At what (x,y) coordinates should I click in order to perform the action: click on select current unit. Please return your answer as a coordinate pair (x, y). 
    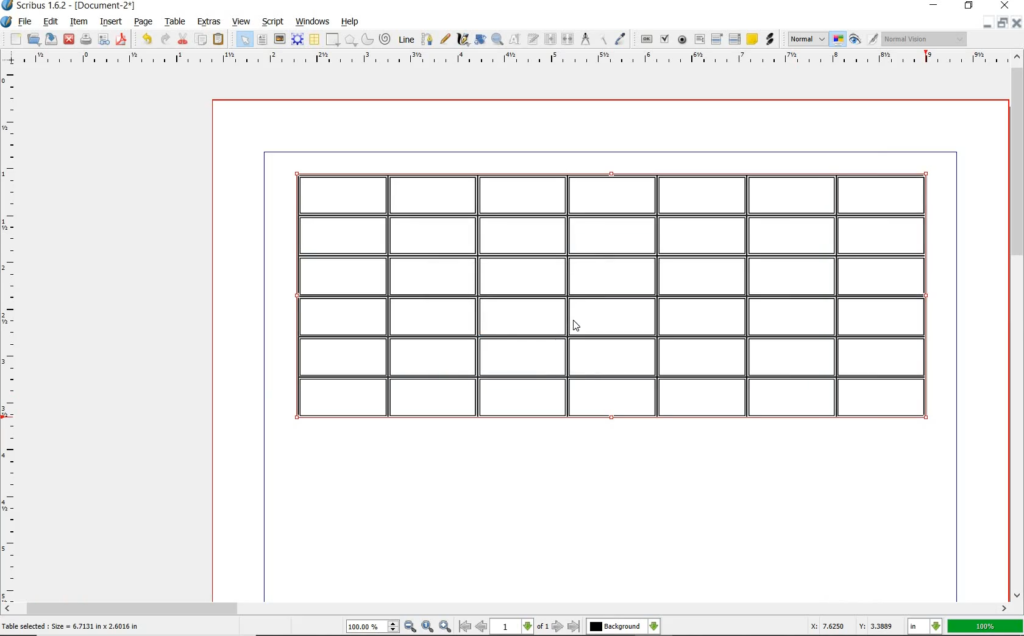
    Looking at the image, I should click on (926, 627).